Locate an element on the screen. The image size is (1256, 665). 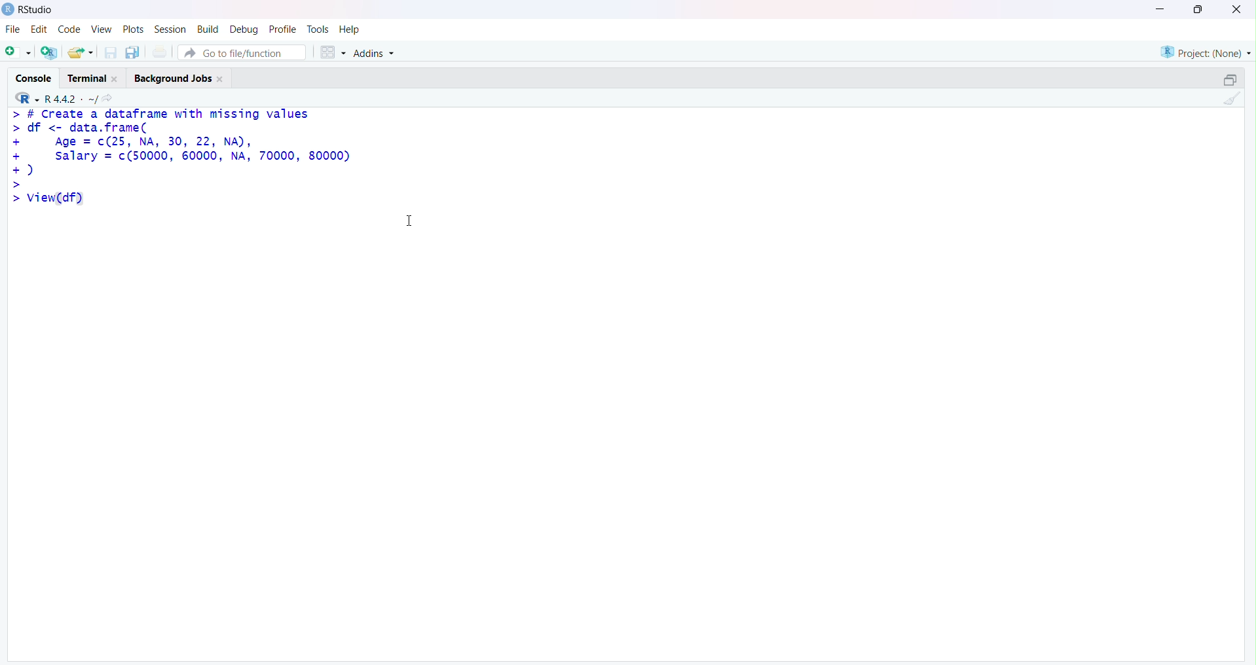
R is located at coordinates (25, 98).